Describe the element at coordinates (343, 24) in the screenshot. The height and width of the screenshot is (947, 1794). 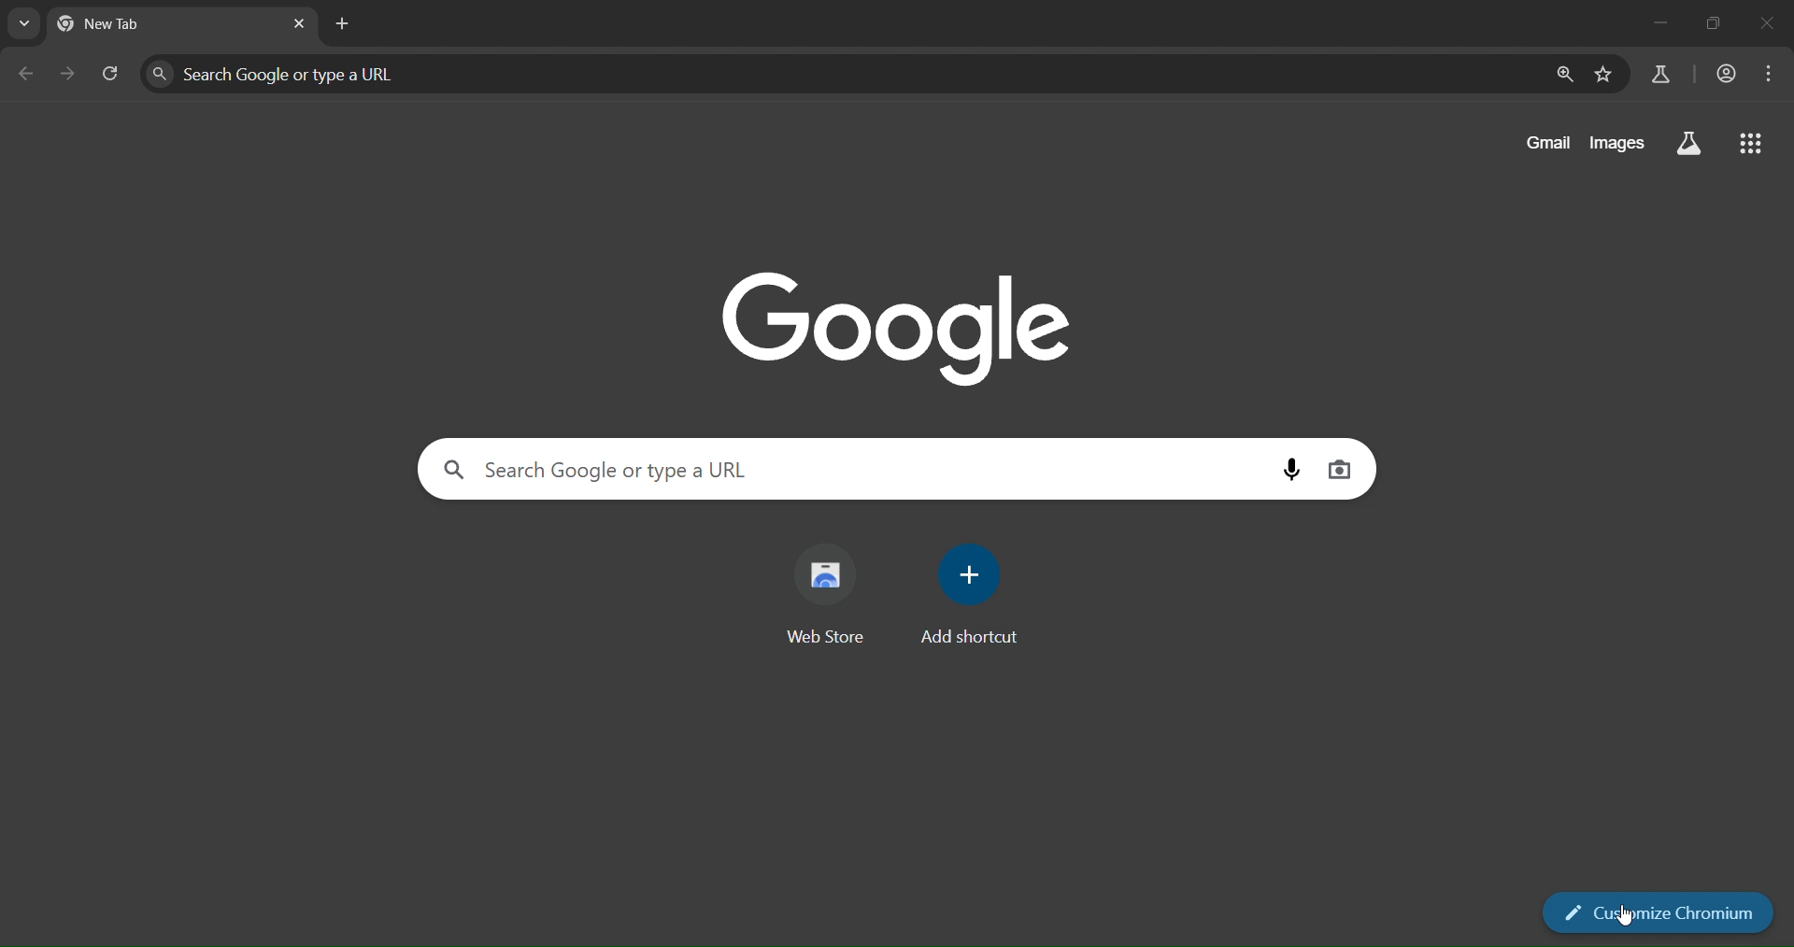
I see `new tab` at that location.